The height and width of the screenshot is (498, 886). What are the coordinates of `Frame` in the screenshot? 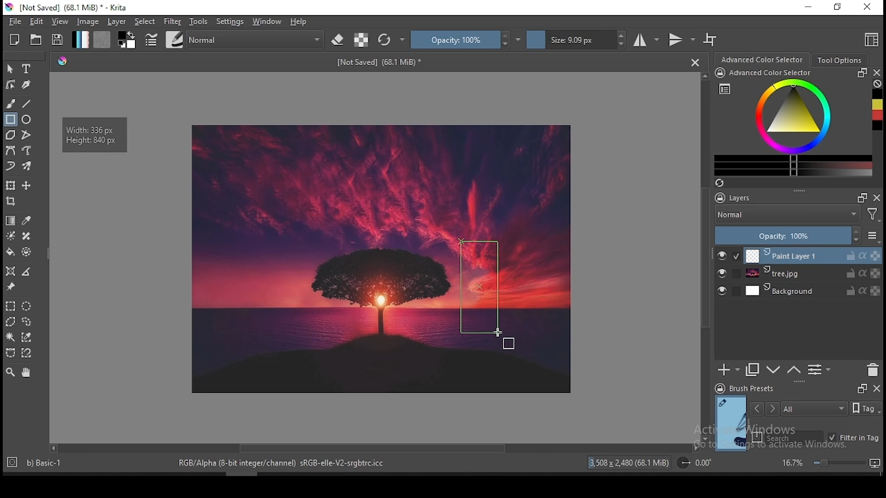 It's located at (862, 198).